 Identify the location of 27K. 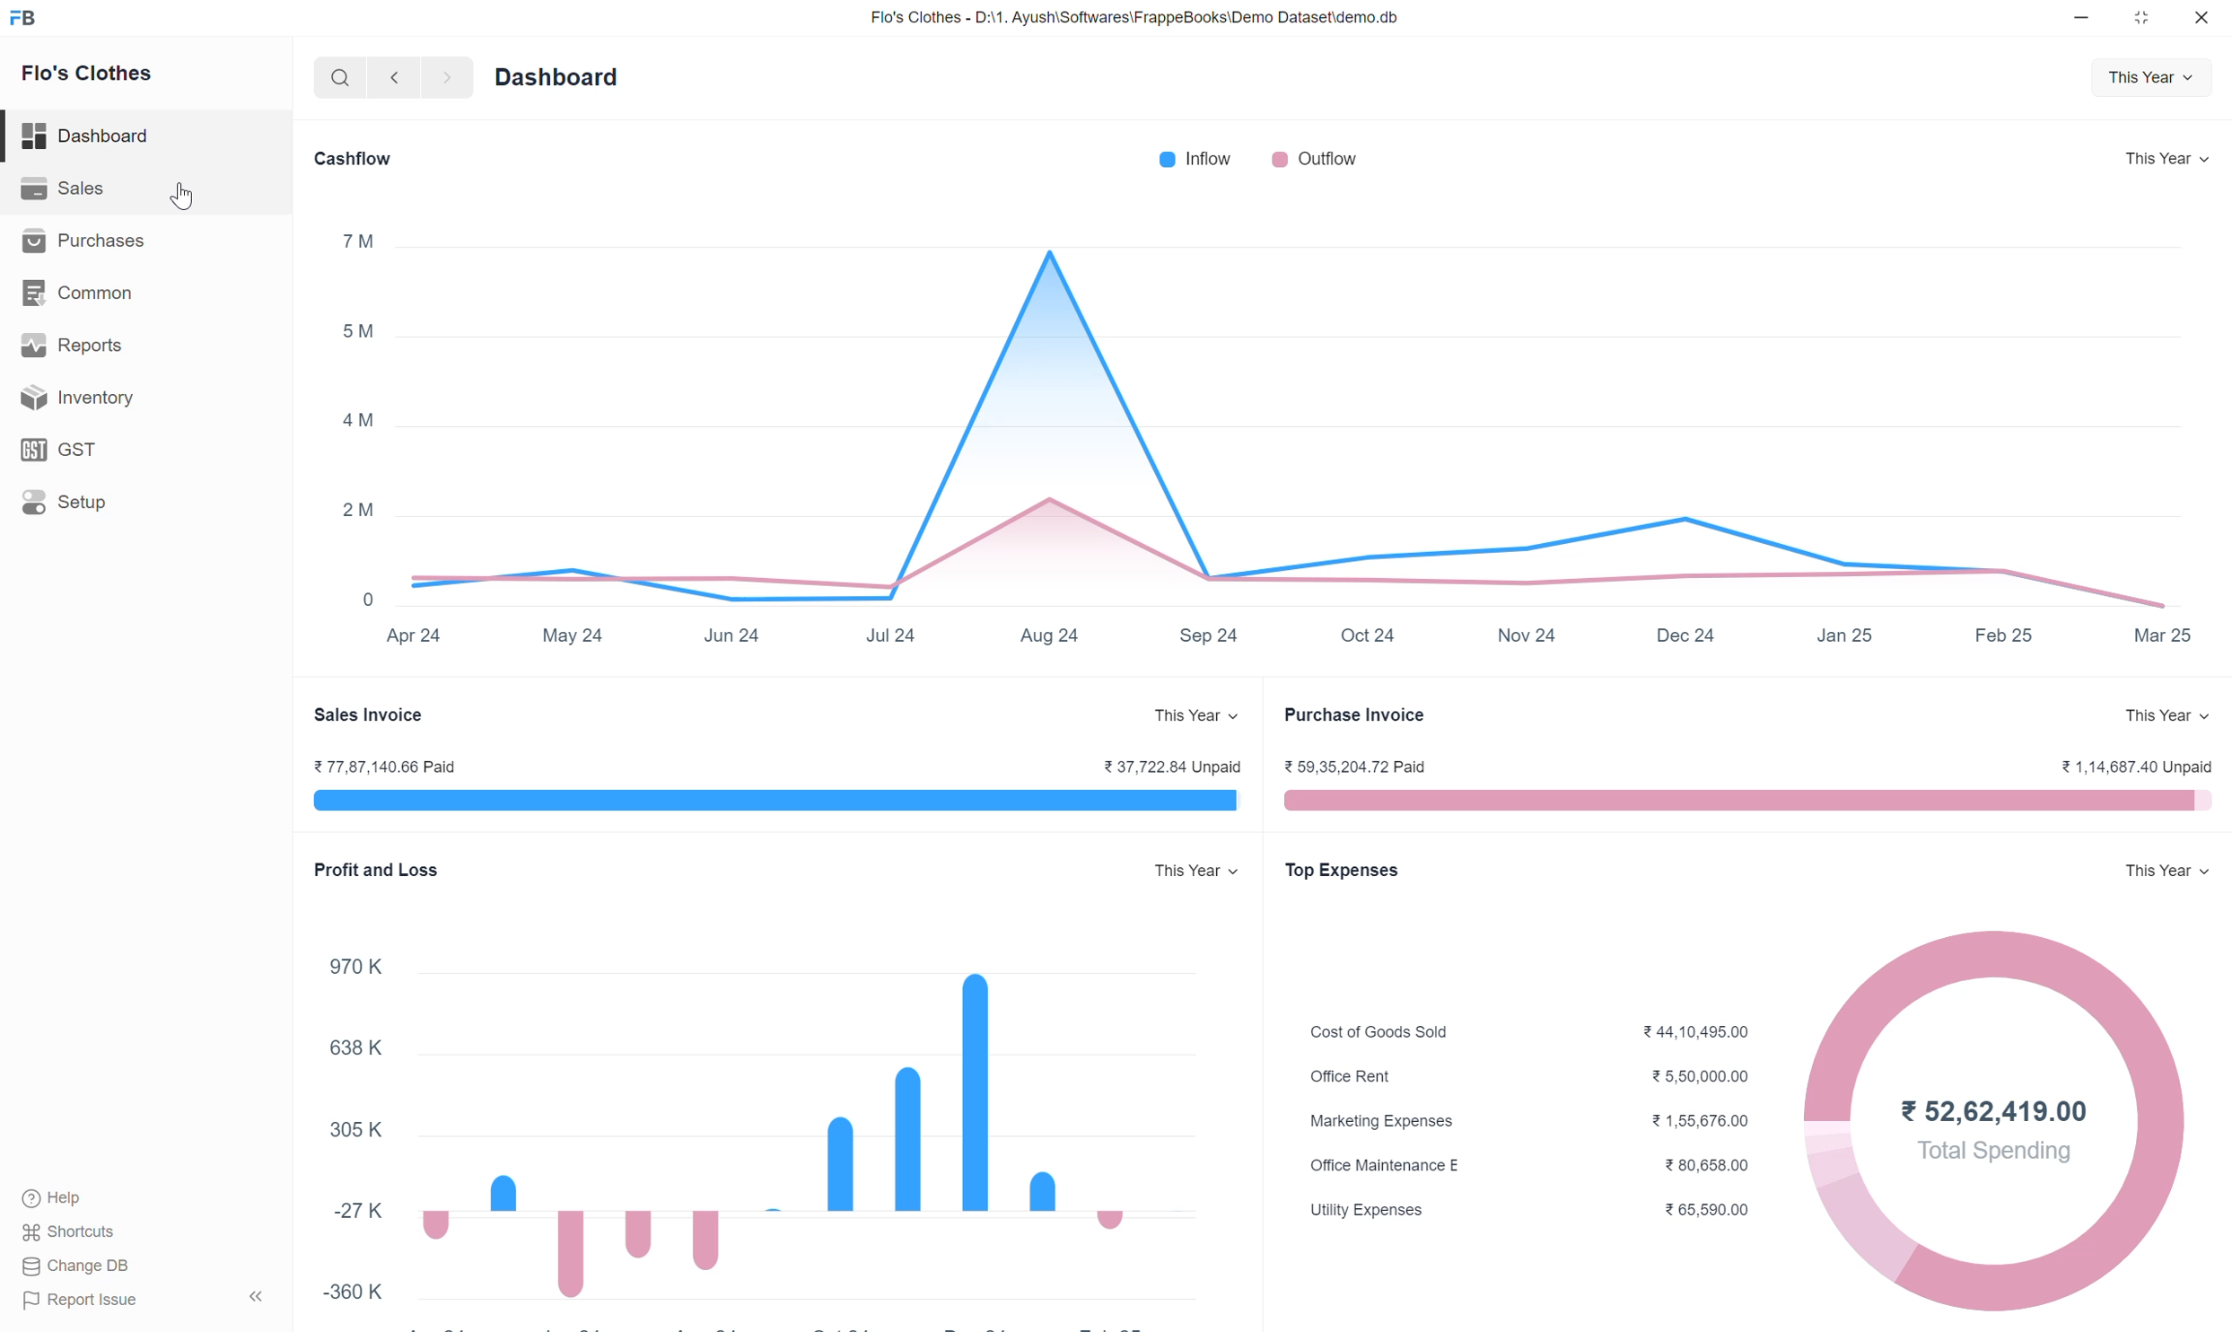
(362, 1206).